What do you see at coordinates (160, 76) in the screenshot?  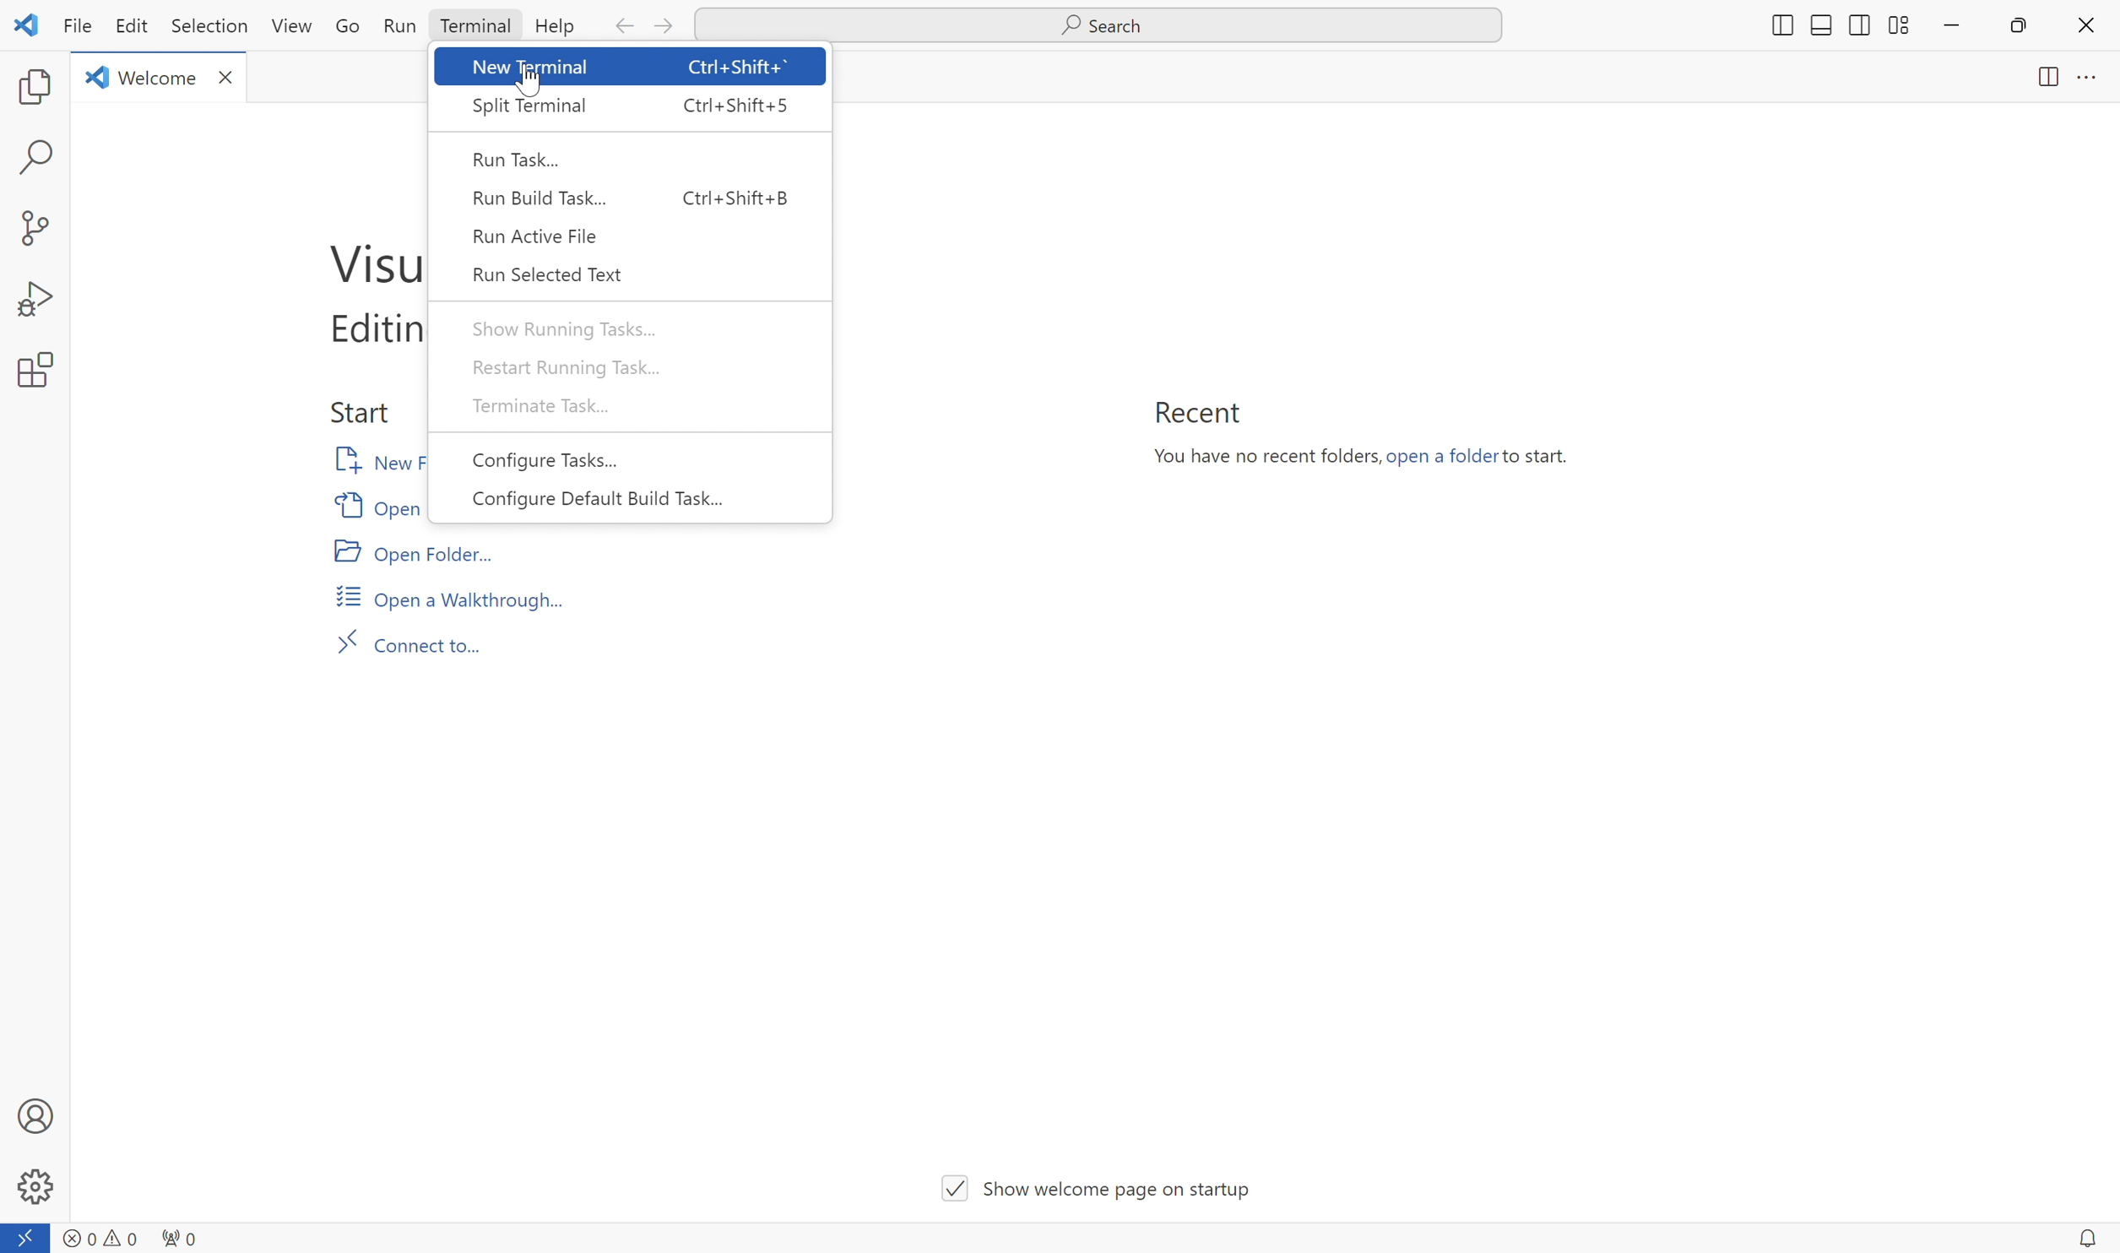 I see `Welcome ` at bounding box center [160, 76].